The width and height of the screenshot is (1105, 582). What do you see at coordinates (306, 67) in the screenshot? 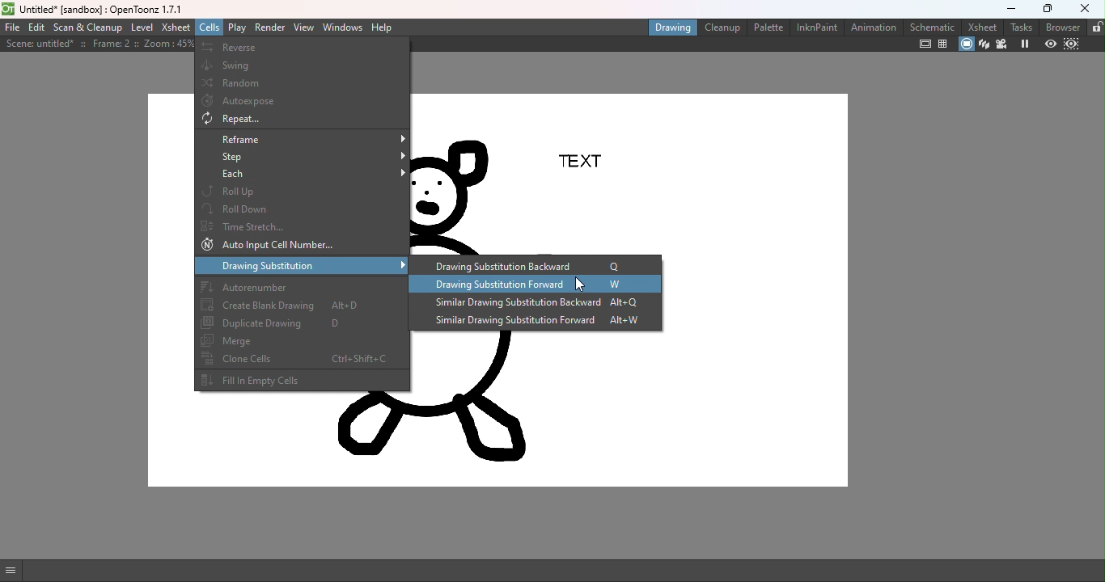
I see `Swing` at bounding box center [306, 67].